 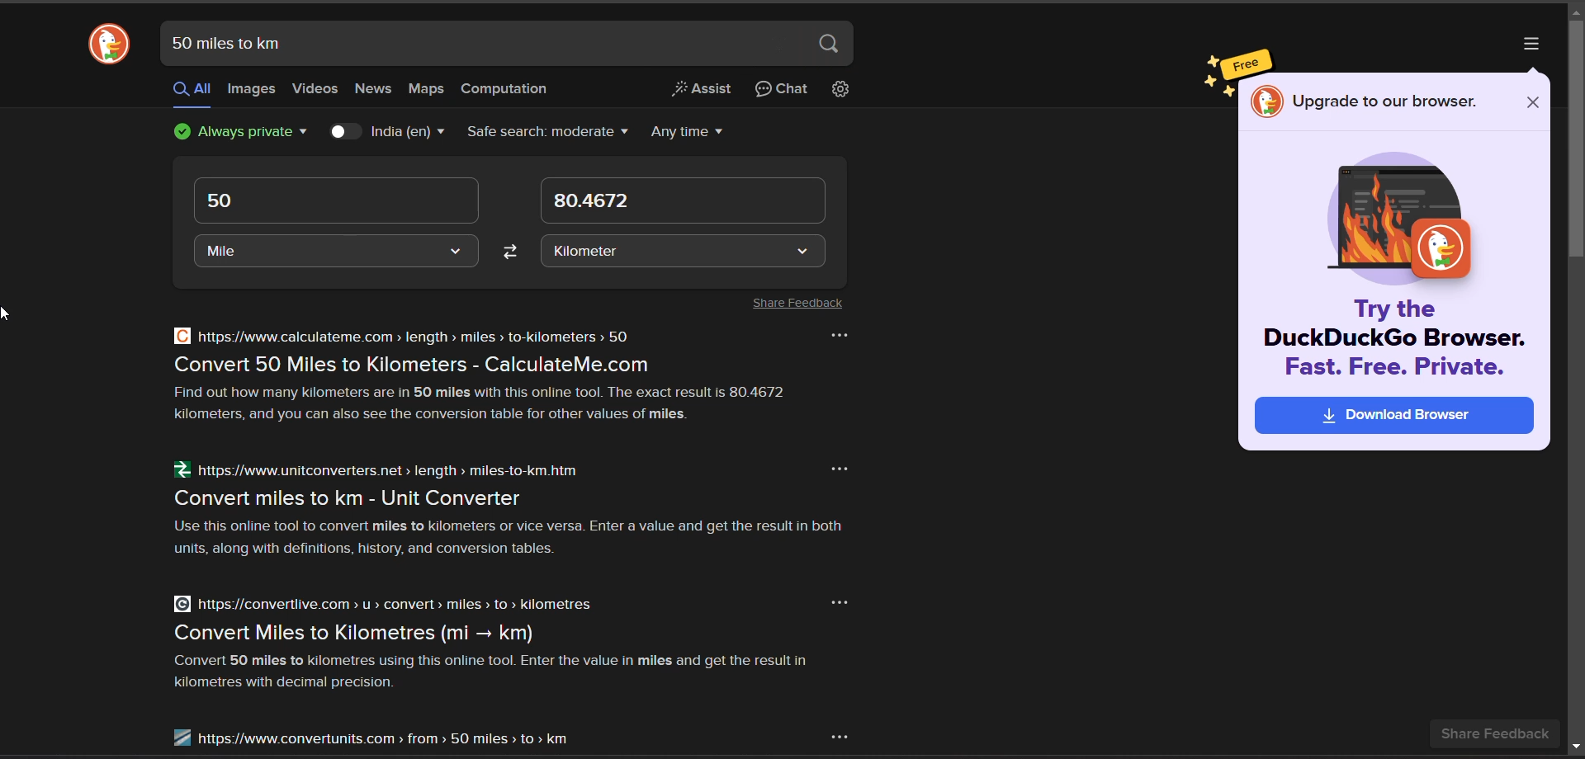 I want to click on more option, so click(x=837, y=602).